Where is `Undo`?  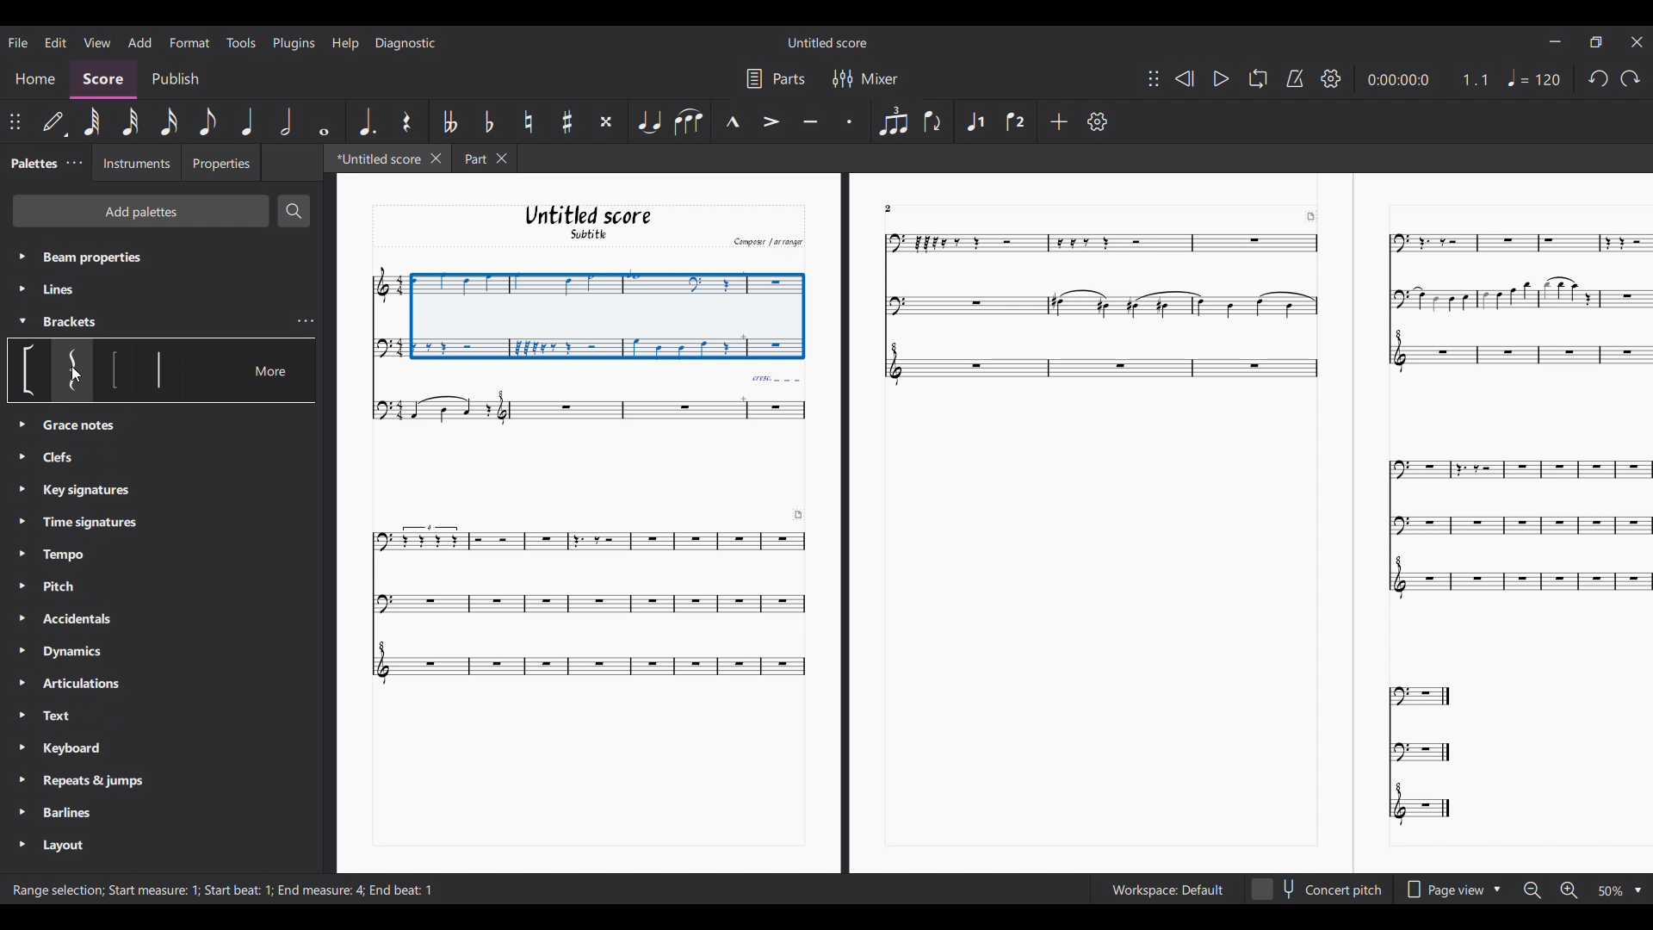 Undo is located at coordinates (1630, 82).